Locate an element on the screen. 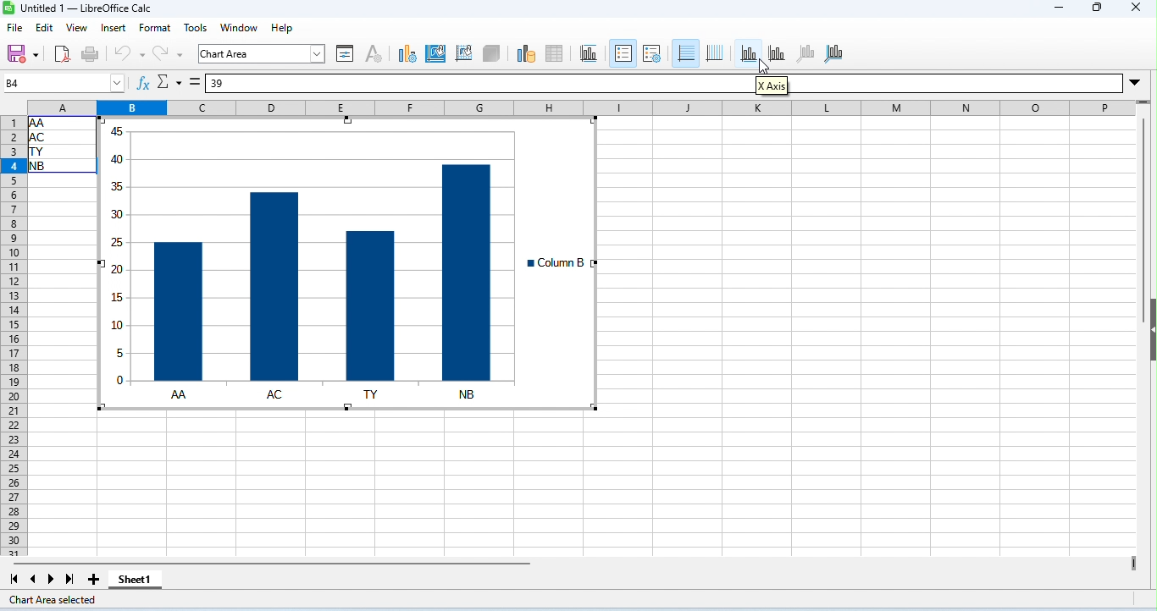 This screenshot has width=1157, height=611. undo is located at coordinates (128, 53).